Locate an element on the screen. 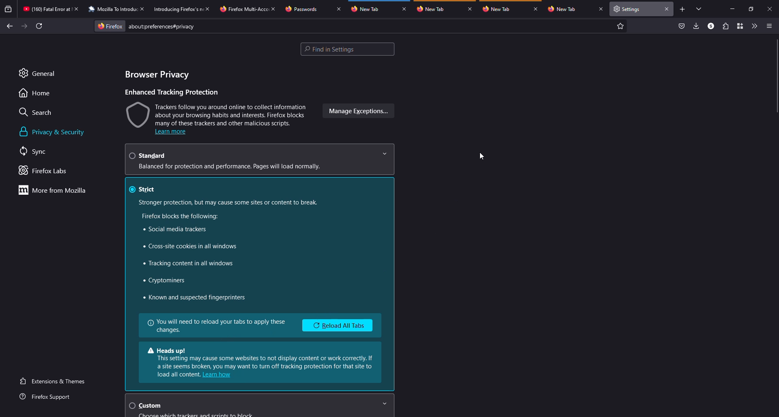  account is located at coordinates (711, 26).